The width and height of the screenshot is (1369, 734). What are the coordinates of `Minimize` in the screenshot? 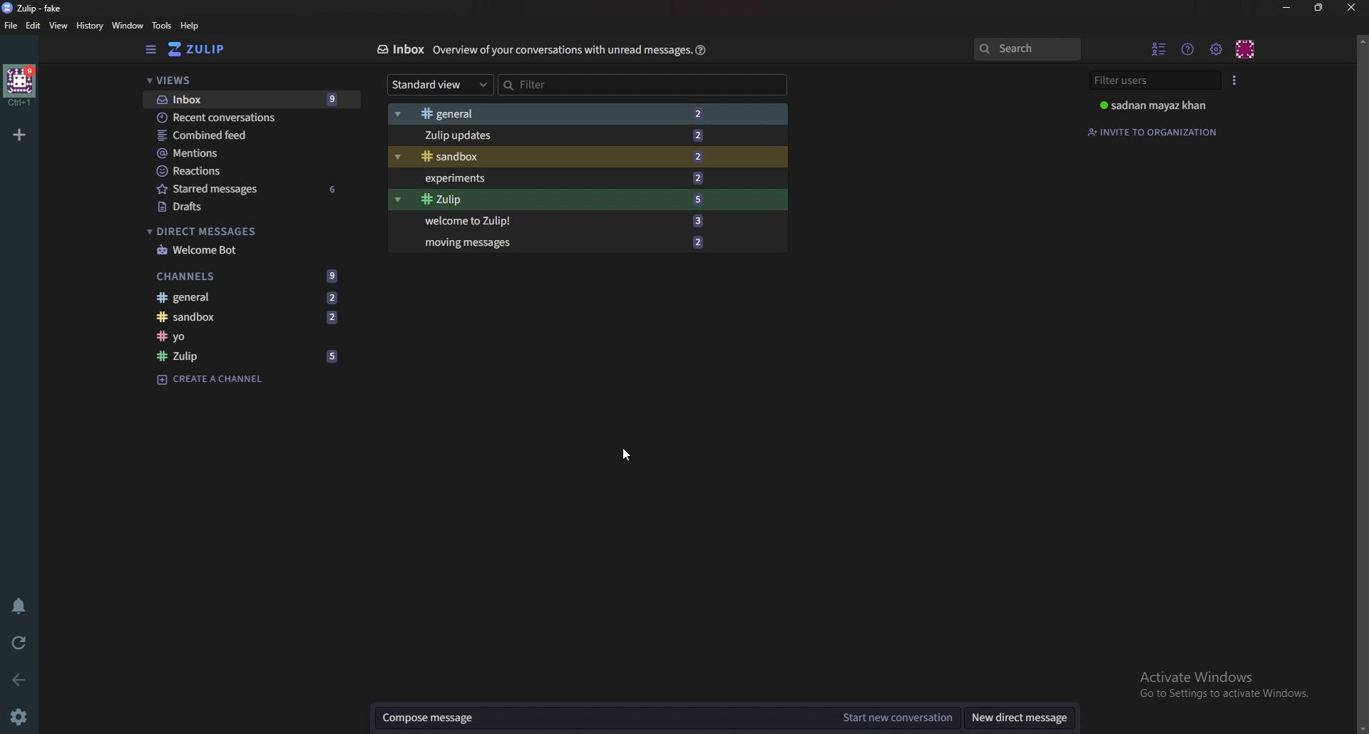 It's located at (1288, 9).